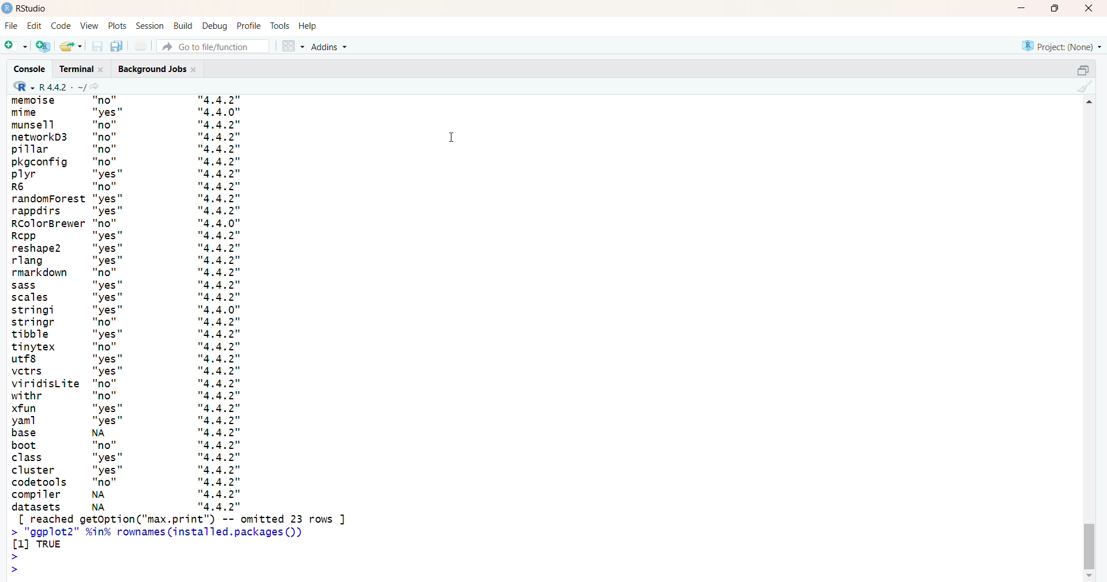 This screenshot has height=582, width=1107. I want to click on console, so click(28, 70).